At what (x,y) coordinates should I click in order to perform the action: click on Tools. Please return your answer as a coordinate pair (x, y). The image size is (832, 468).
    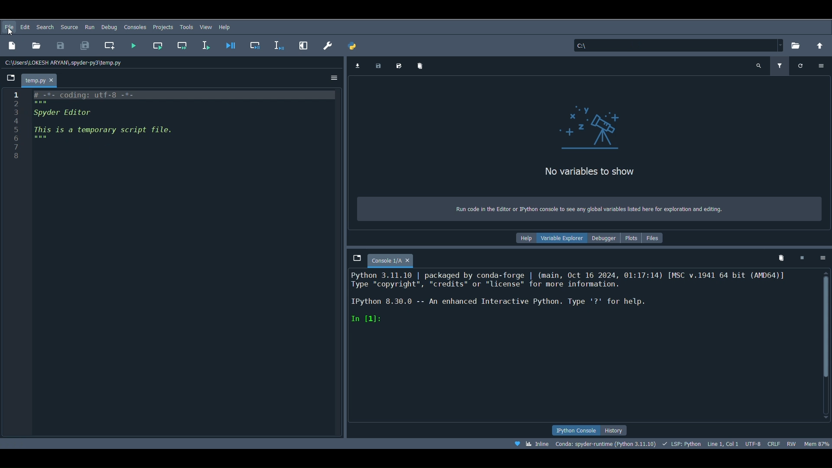
    Looking at the image, I should click on (188, 27).